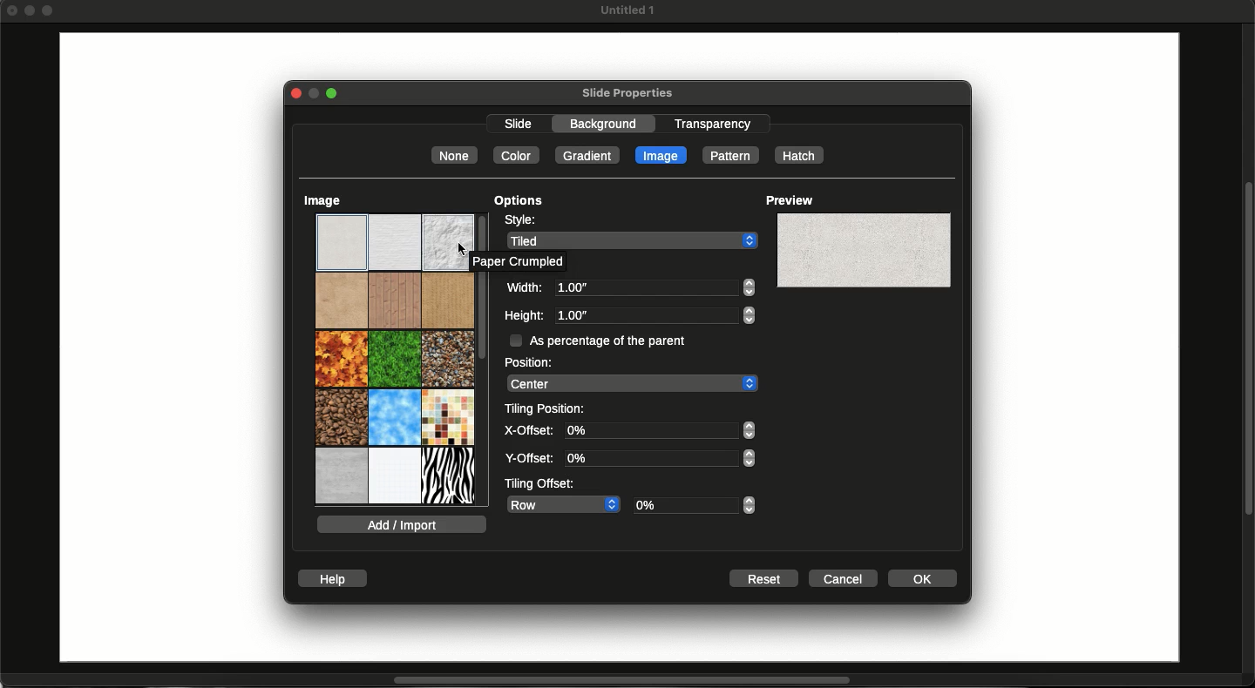 This screenshot has width=1255, height=688. Describe the element at coordinates (530, 459) in the screenshot. I see `Y-offset:` at that location.